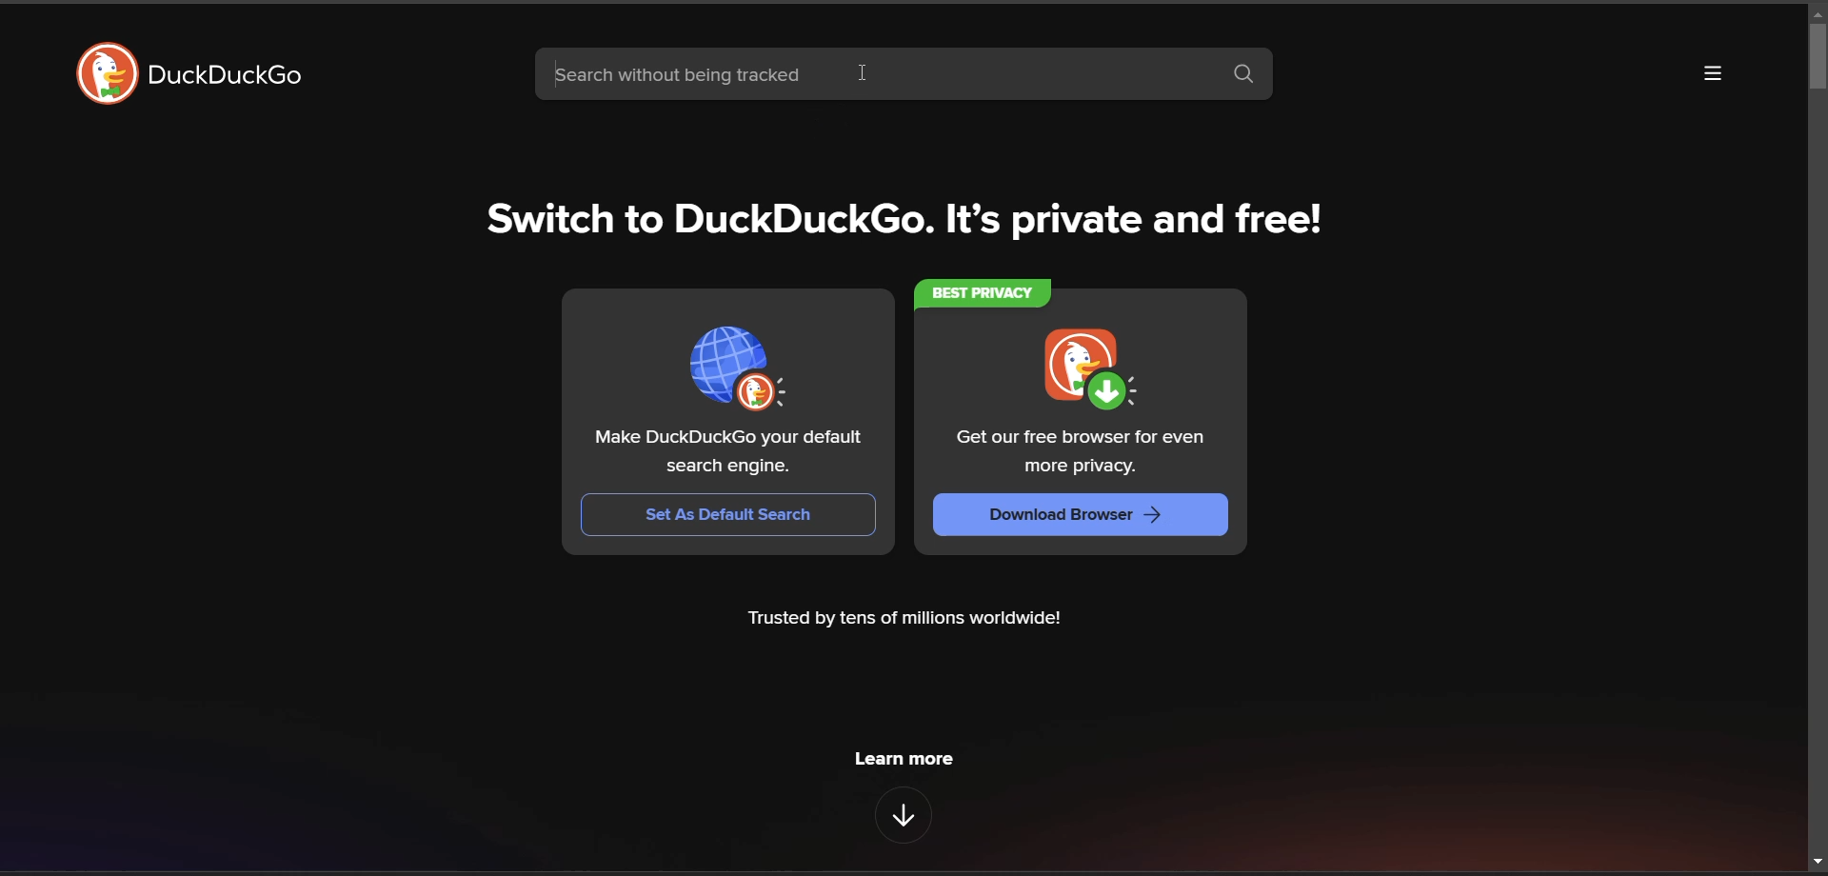 This screenshot has width=1828, height=876. Describe the element at coordinates (1079, 453) in the screenshot. I see `Get our free browser for even
more privacy.` at that location.